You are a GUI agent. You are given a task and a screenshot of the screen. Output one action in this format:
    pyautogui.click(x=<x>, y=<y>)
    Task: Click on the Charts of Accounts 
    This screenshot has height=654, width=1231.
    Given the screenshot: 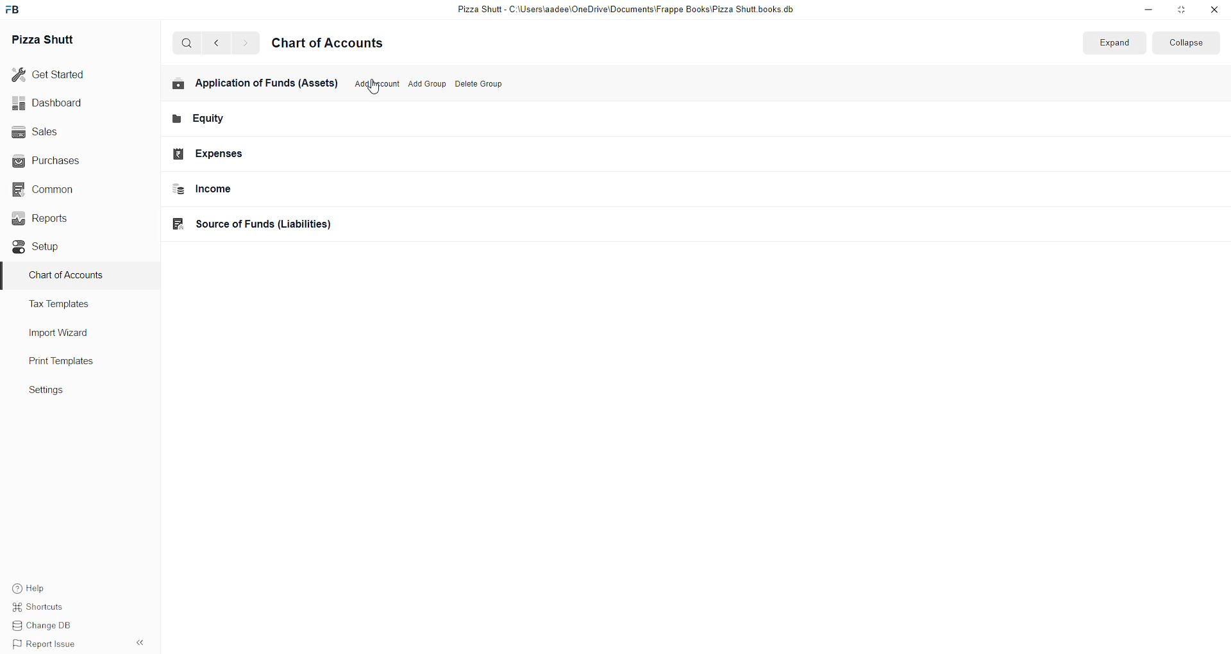 What is the action you would take?
    pyautogui.click(x=67, y=278)
    